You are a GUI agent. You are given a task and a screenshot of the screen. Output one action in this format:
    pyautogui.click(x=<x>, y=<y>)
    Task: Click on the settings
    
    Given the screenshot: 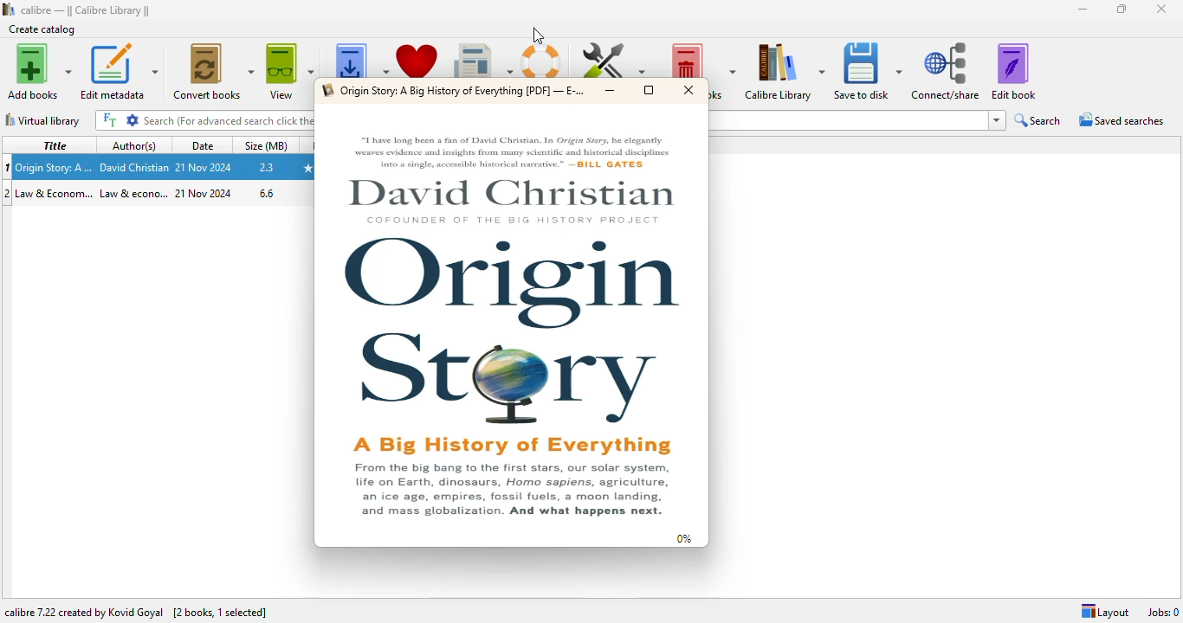 What is the action you would take?
    pyautogui.click(x=133, y=120)
    